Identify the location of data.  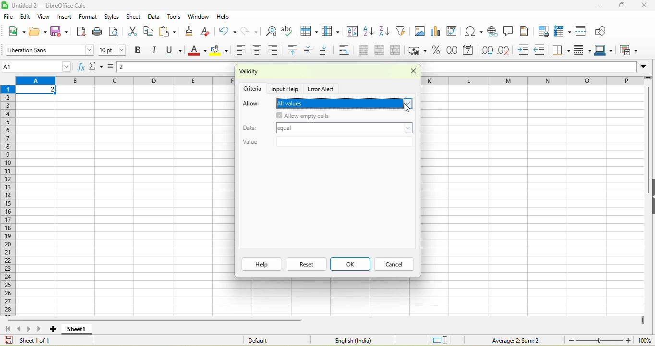
(154, 16).